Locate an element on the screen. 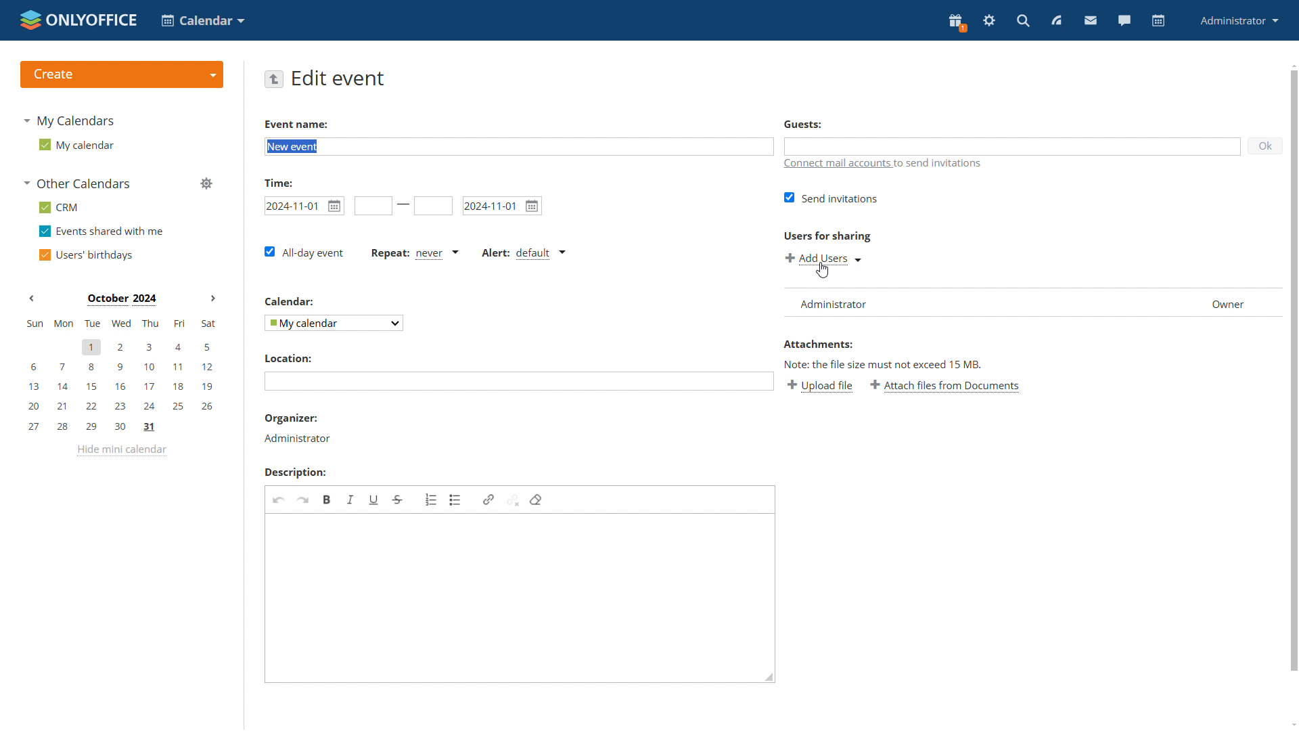  hide mini calendar is located at coordinates (124, 452).